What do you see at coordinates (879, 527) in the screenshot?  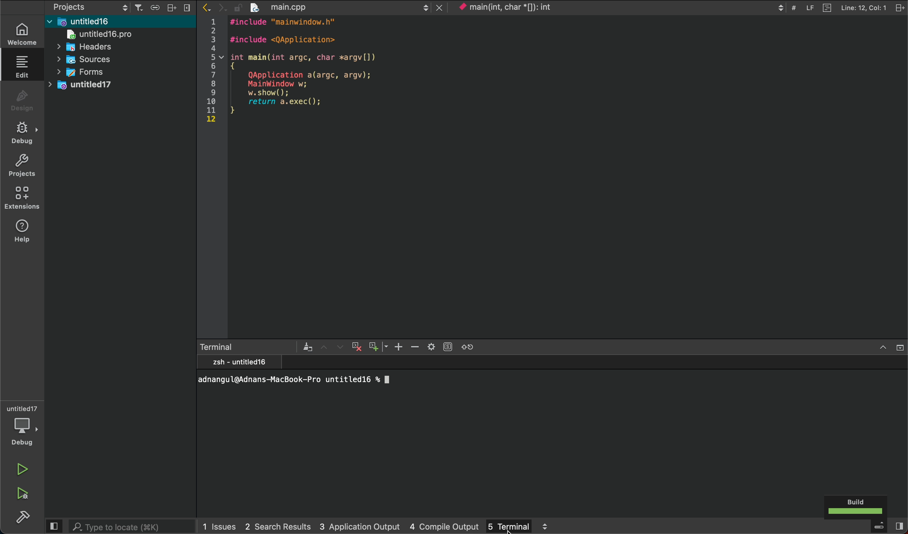 I see `menu` at bounding box center [879, 527].